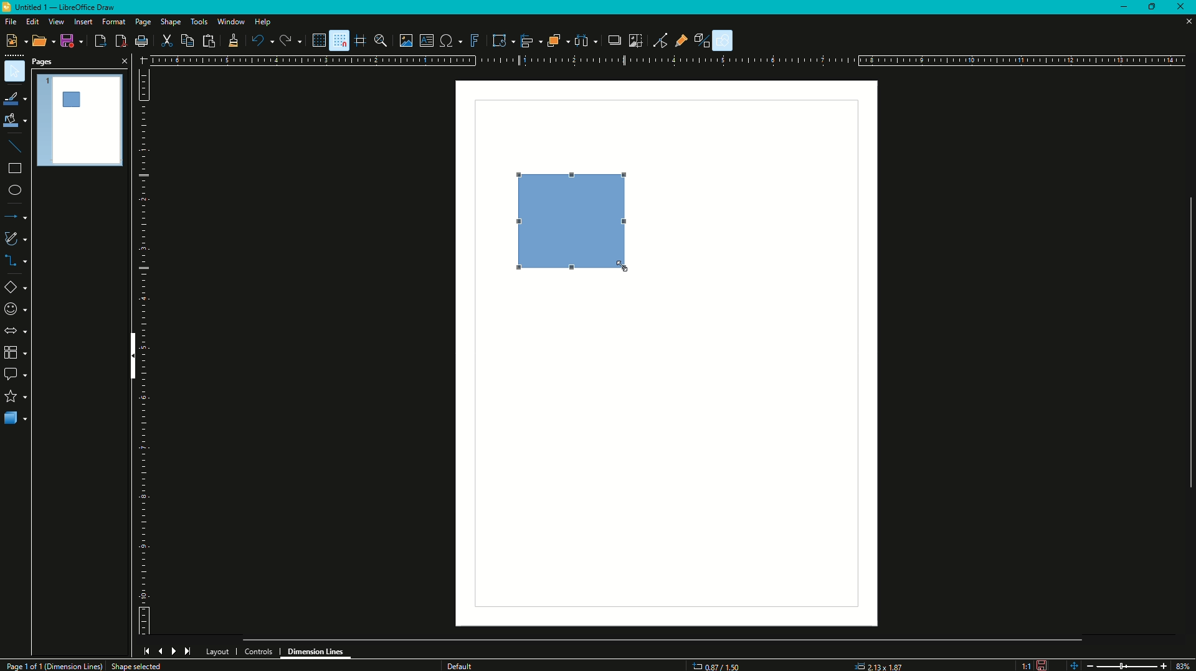 This screenshot has height=671, width=1196. I want to click on Clone Formatting, so click(233, 41).